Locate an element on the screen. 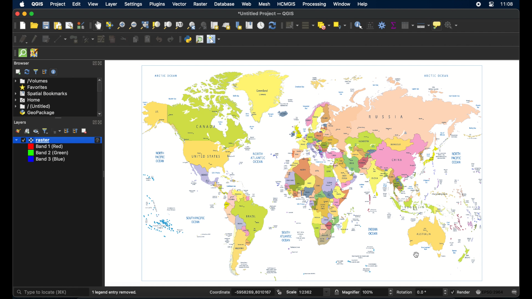  add polygon feature is located at coordinates (74, 39).